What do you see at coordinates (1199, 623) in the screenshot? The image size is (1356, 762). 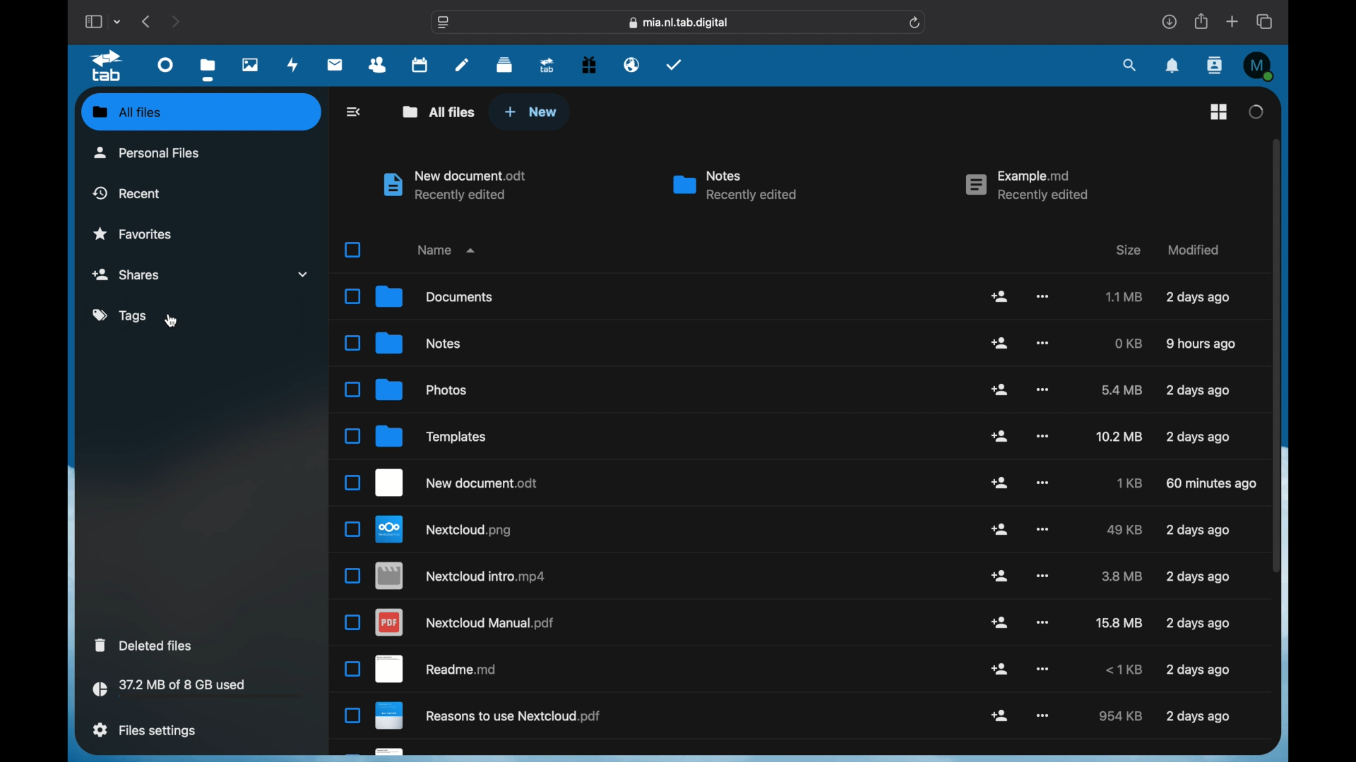 I see `modified` at bounding box center [1199, 623].